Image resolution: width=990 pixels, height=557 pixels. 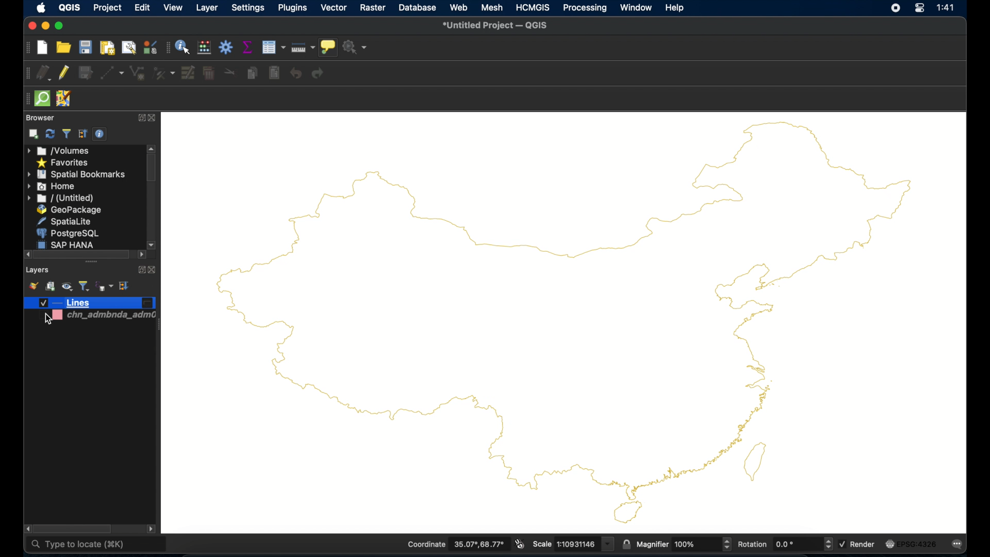 What do you see at coordinates (31, 26) in the screenshot?
I see `close` at bounding box center [31, 26].